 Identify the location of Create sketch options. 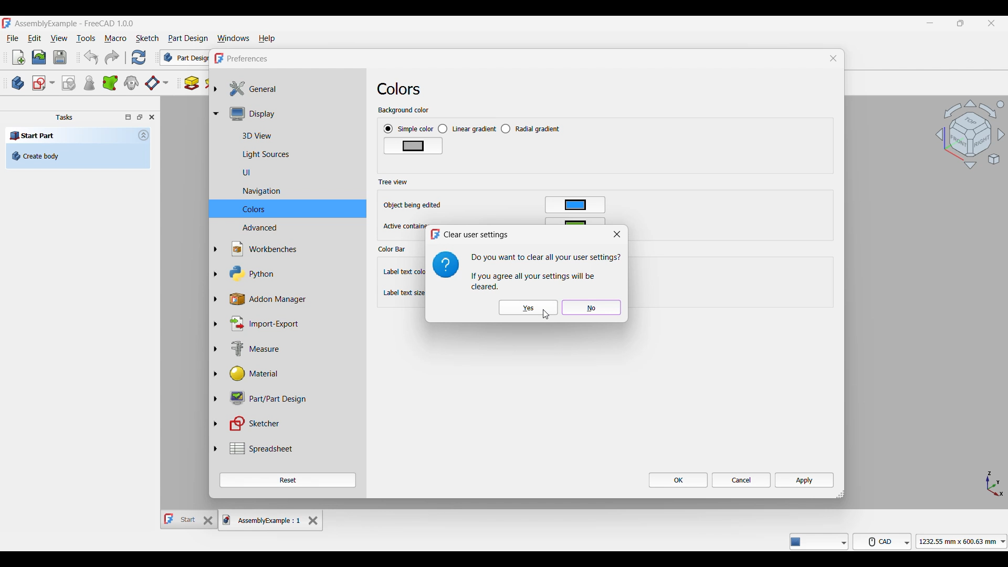
(43, 83).